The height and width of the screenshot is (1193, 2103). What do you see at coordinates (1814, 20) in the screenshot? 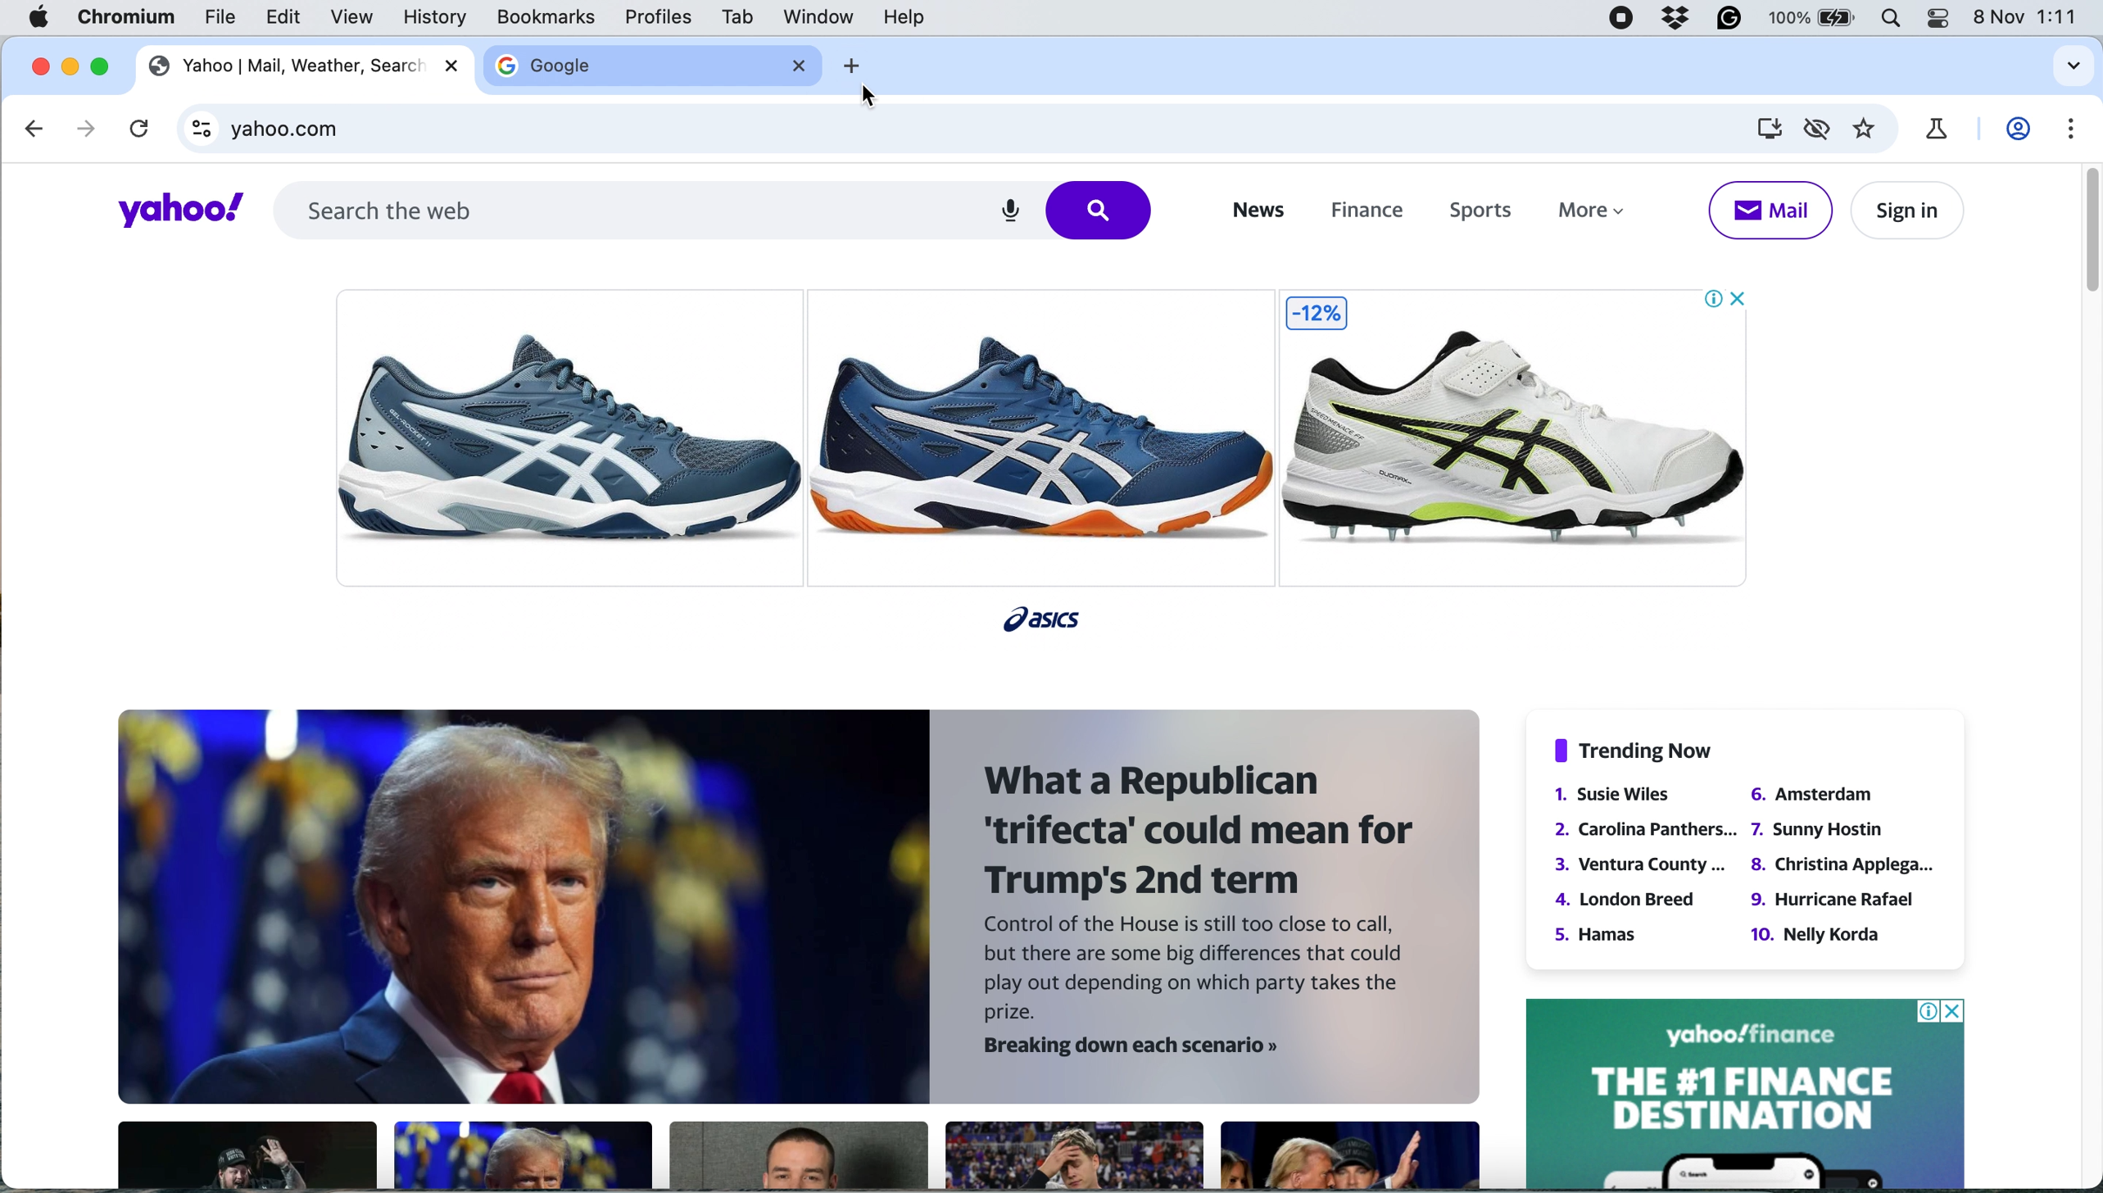
I see `battery` at bounding box center [1814, 20].